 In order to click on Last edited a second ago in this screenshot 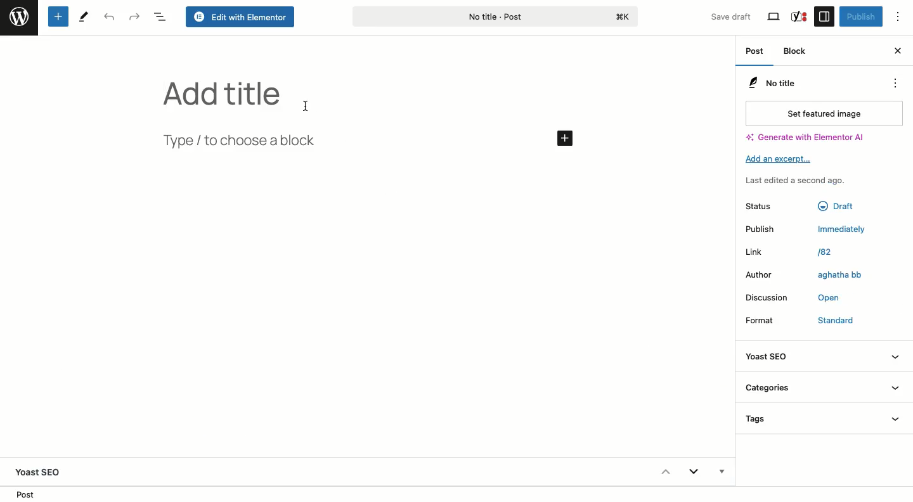, I will do `click(796, 181)`.